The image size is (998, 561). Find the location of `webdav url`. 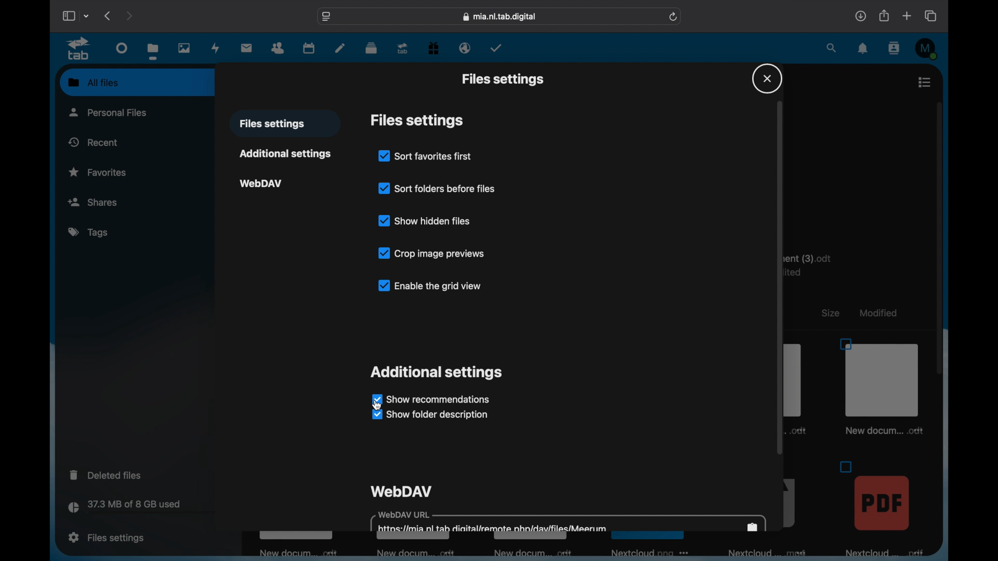

webdav url is located at coordinates (570, 521).